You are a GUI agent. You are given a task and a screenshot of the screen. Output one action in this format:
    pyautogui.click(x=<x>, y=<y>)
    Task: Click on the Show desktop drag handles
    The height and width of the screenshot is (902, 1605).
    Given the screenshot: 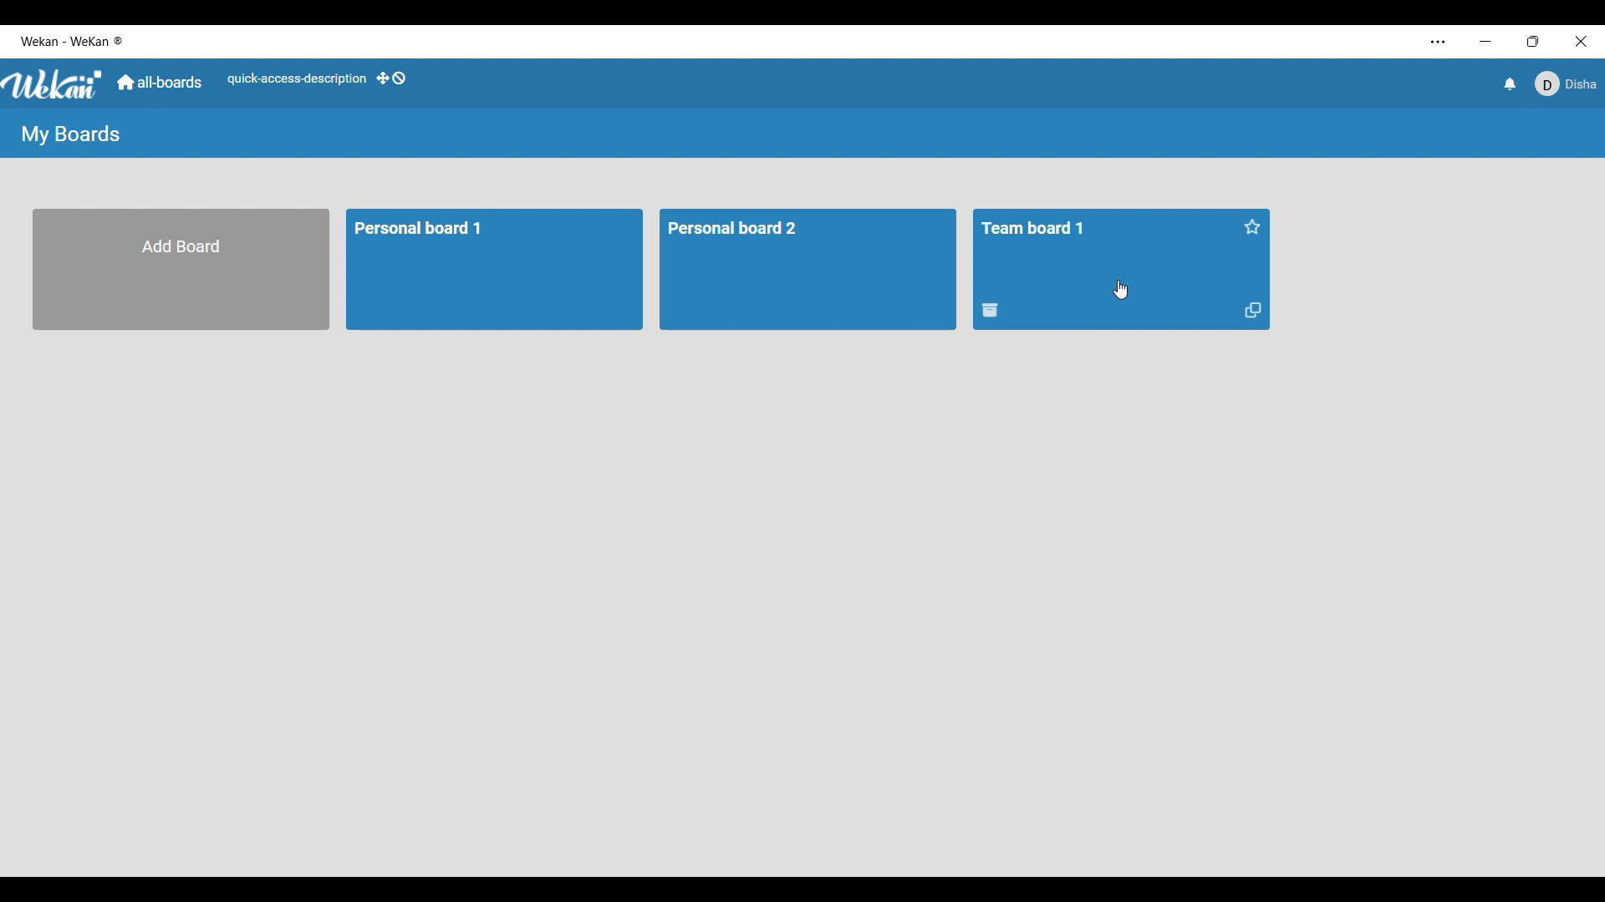 What is the action you would take?
    pyautogui.click(x=391, y=78)
    